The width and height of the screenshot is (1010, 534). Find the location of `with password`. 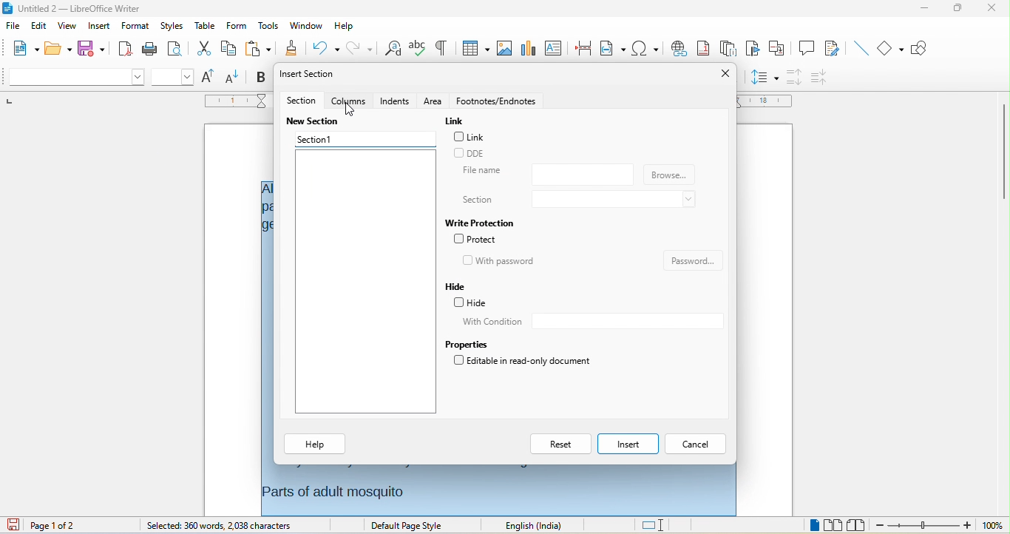

with password is located at coordinates (500, 261).